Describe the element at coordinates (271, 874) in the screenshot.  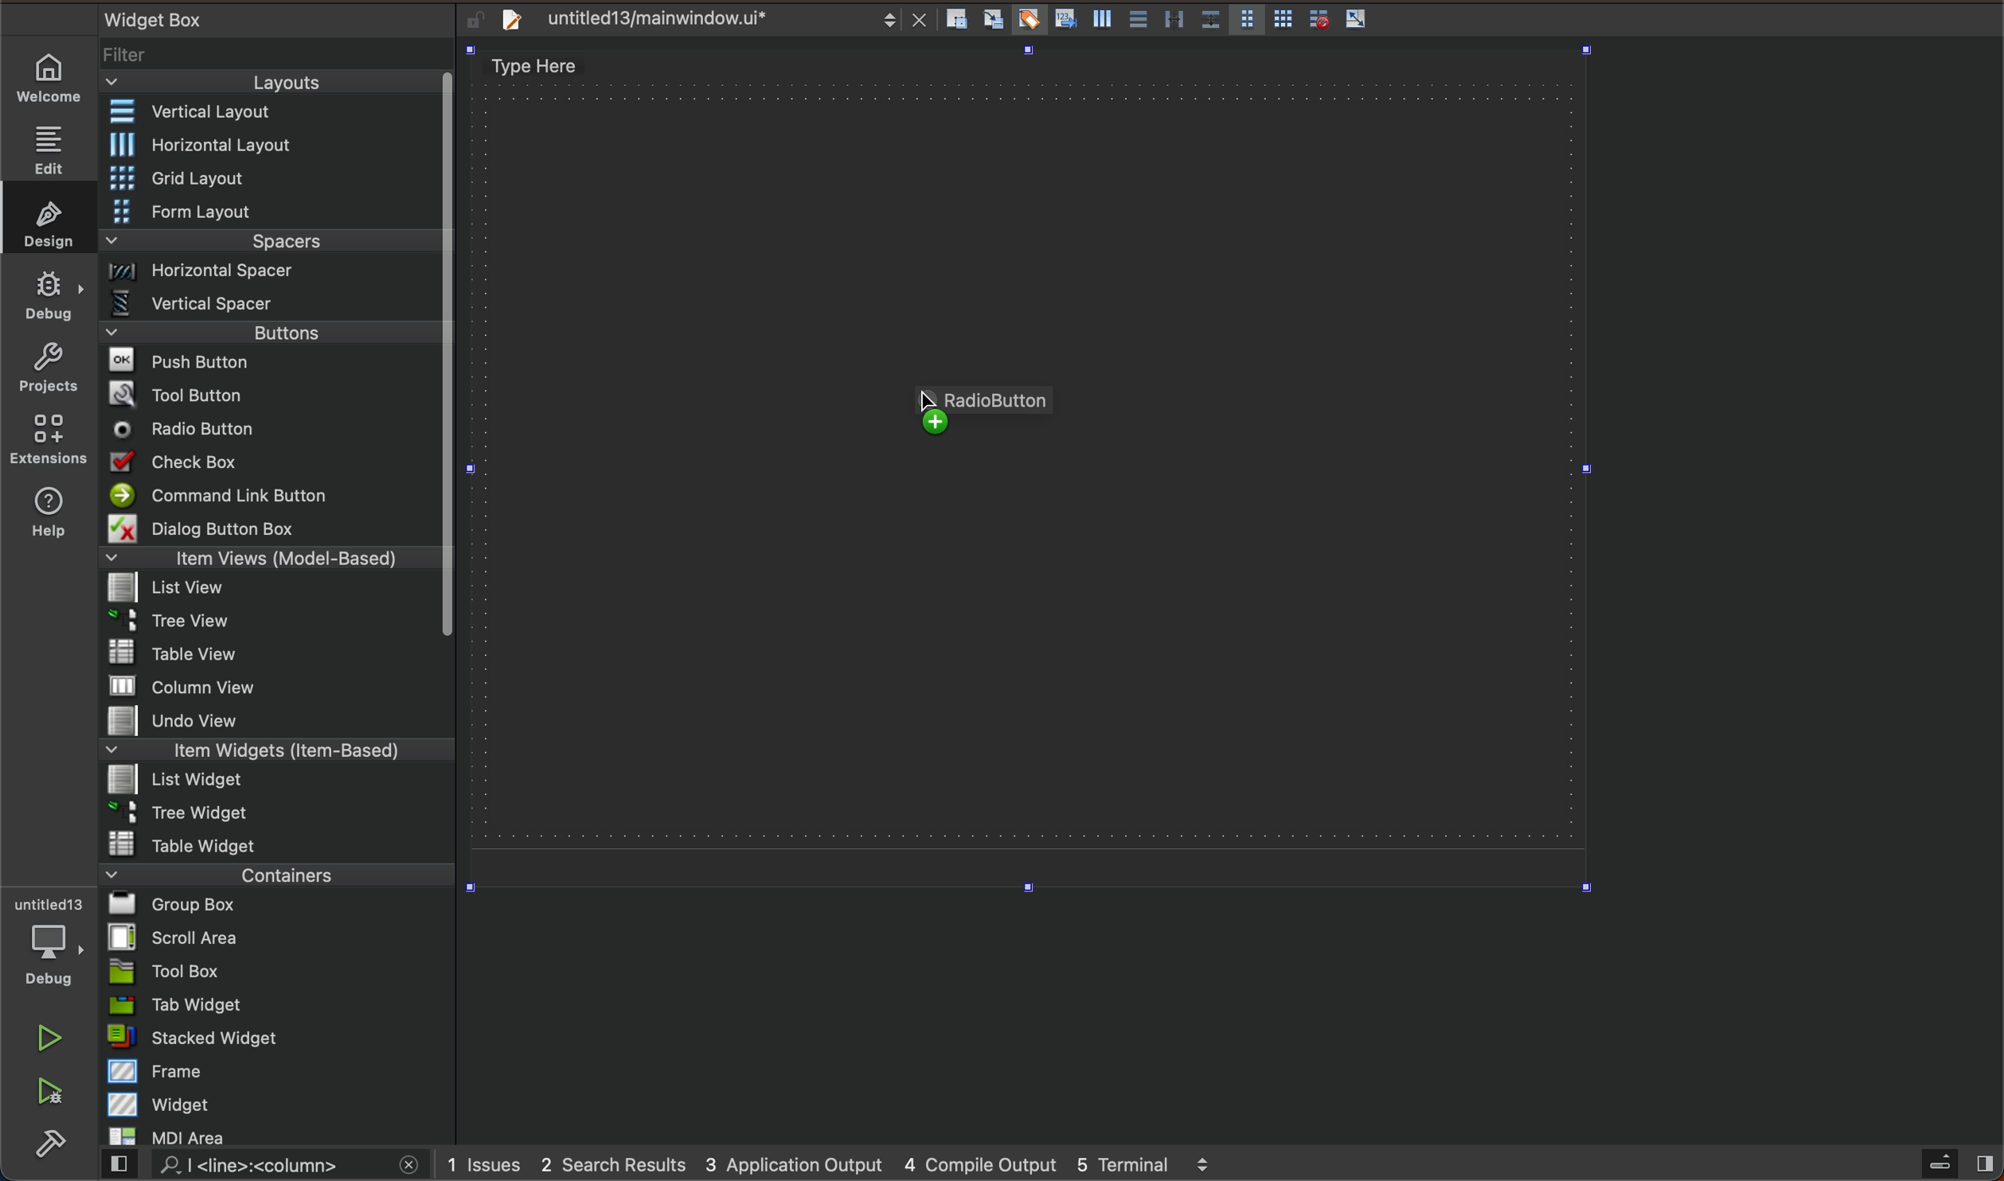
I see `containers` at that location.